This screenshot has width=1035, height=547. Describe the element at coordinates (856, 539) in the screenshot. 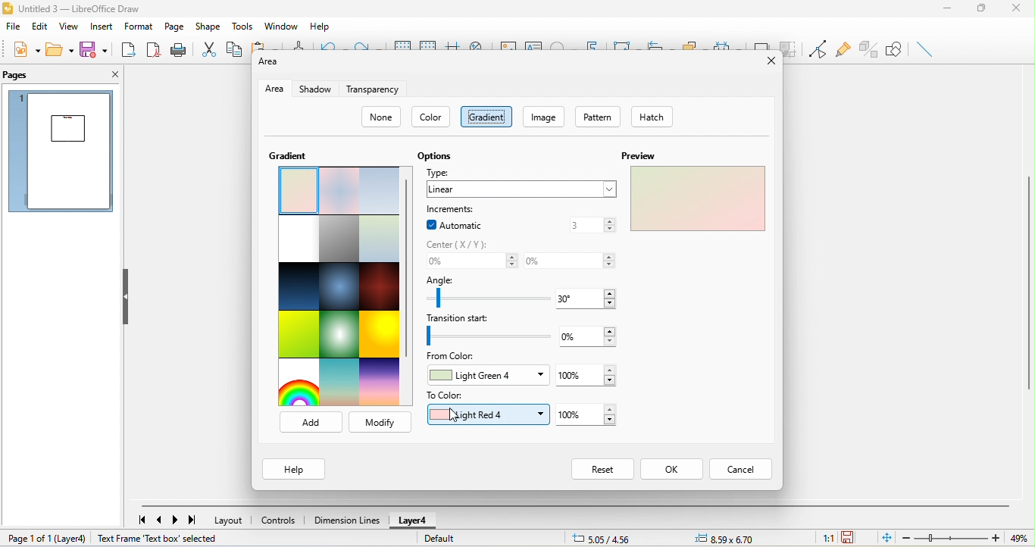

I see `the document has not been modified since the last save` at that location.